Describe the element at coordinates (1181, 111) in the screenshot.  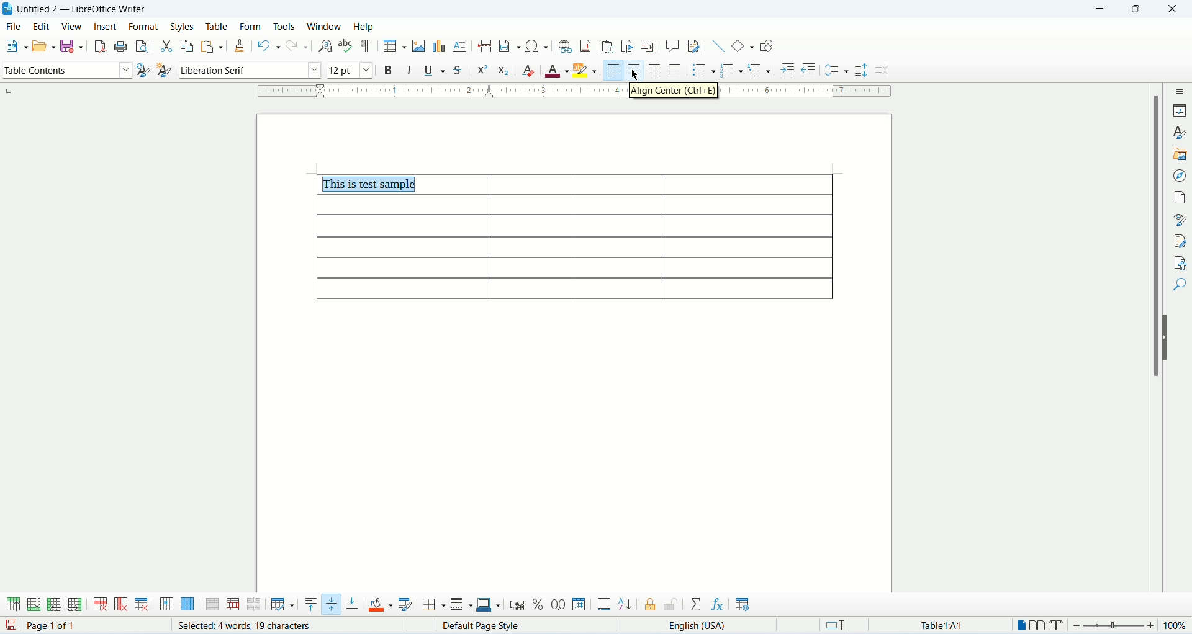
I see `properties` at that location.